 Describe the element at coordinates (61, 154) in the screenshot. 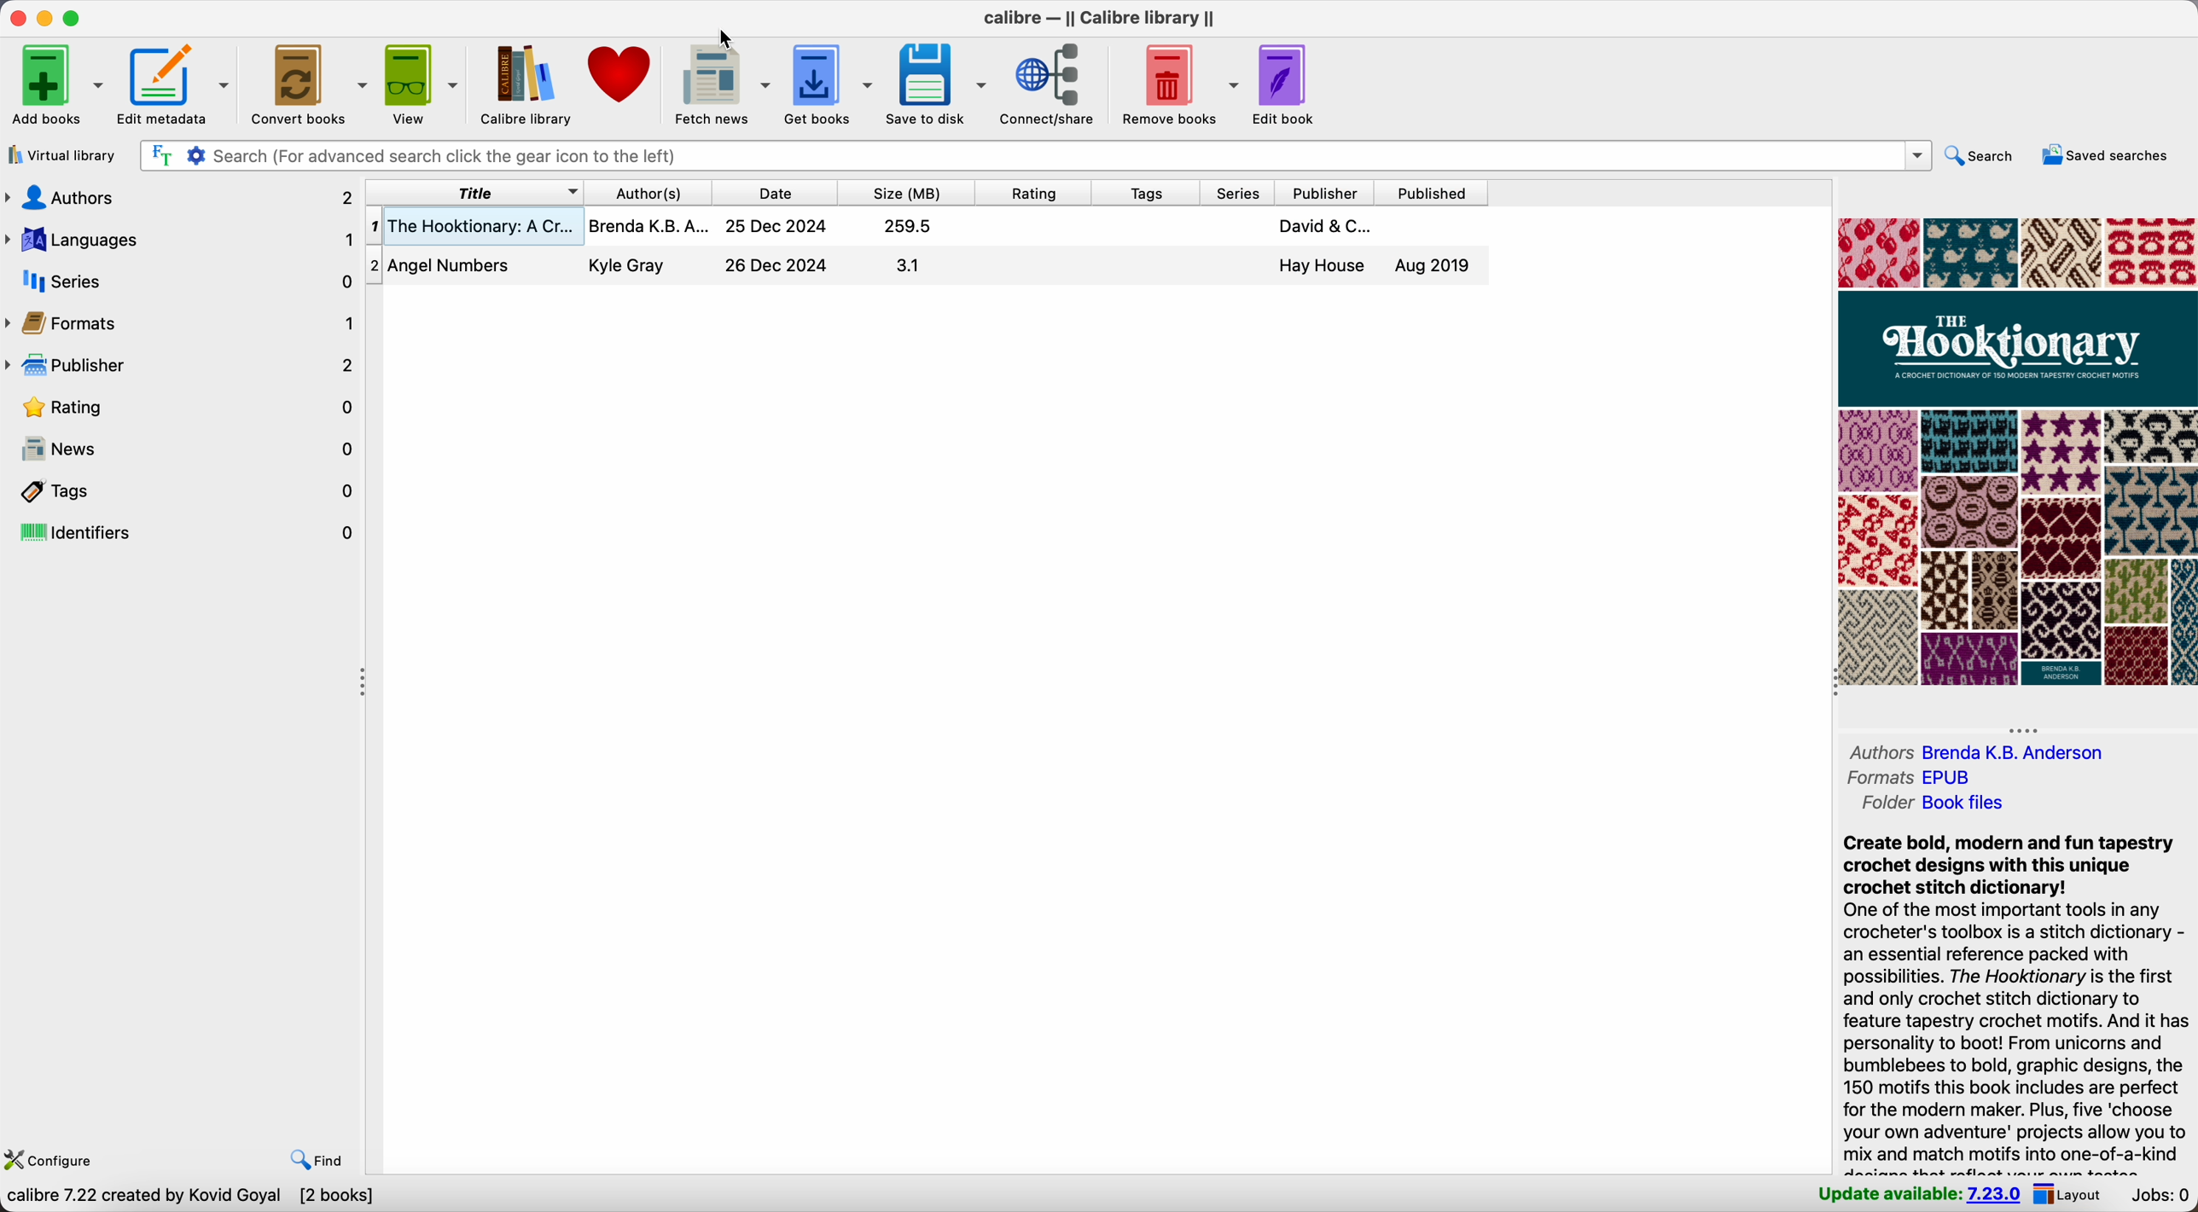

I see `virtual library` at that location.